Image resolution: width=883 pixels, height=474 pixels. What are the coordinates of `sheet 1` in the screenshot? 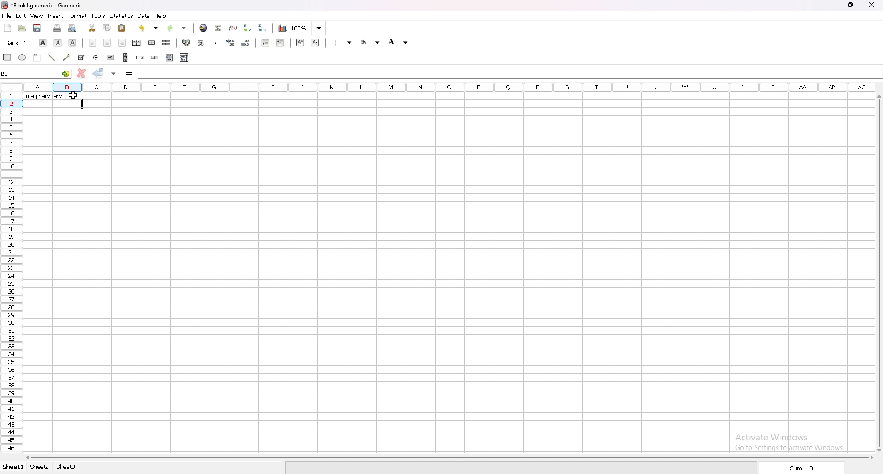 It's located at (13, 468).